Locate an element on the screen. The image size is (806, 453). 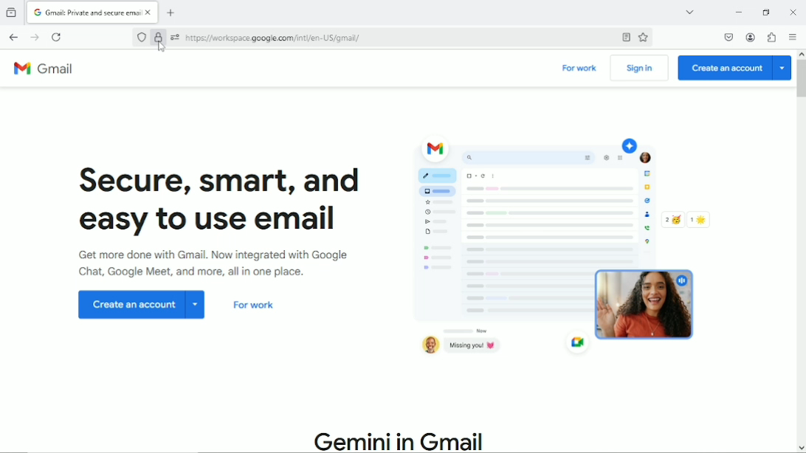
Verified by Google Trust Services is located at coordinates (159, 38).